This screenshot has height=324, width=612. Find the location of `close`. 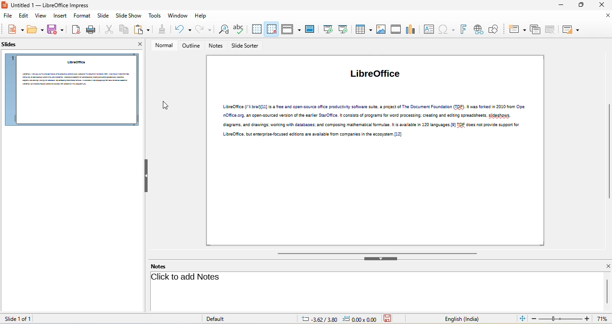

close is located at coordinates (606, 266).